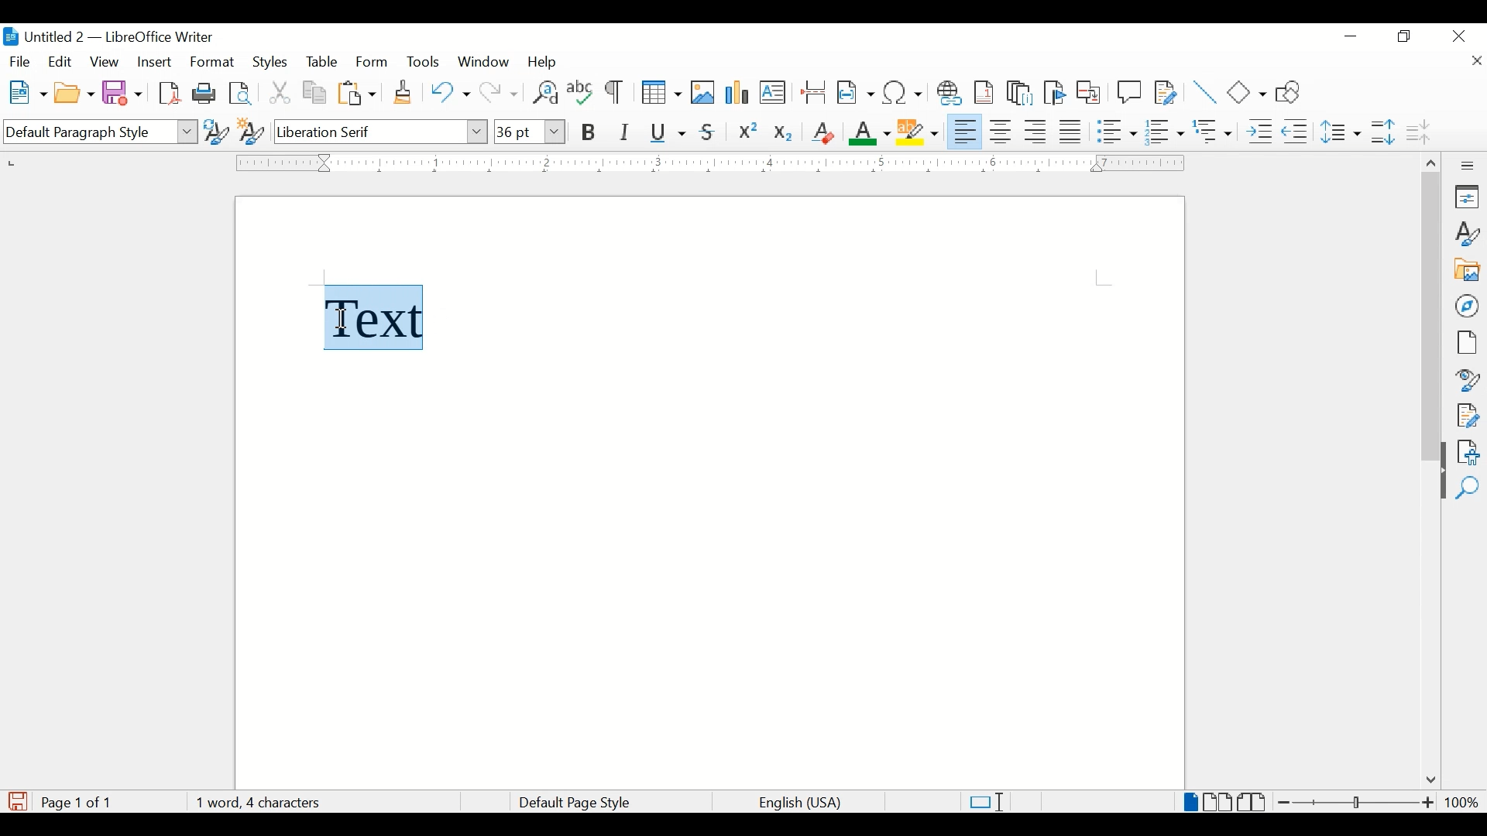  I want to click on font color, so click(871, 132).